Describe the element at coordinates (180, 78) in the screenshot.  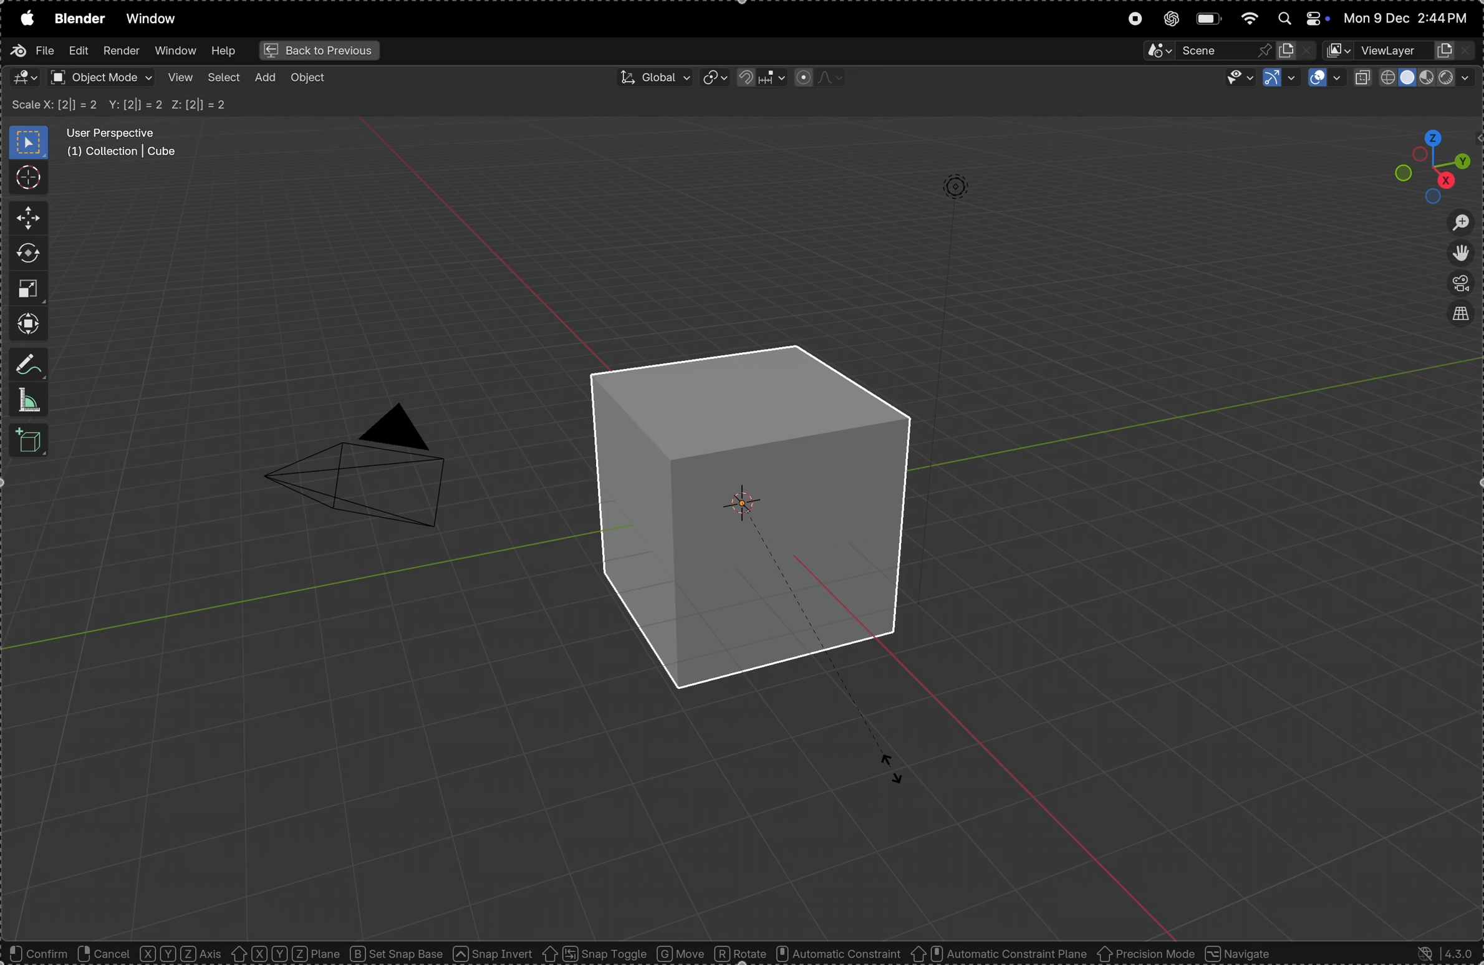
I see `view` at that location.